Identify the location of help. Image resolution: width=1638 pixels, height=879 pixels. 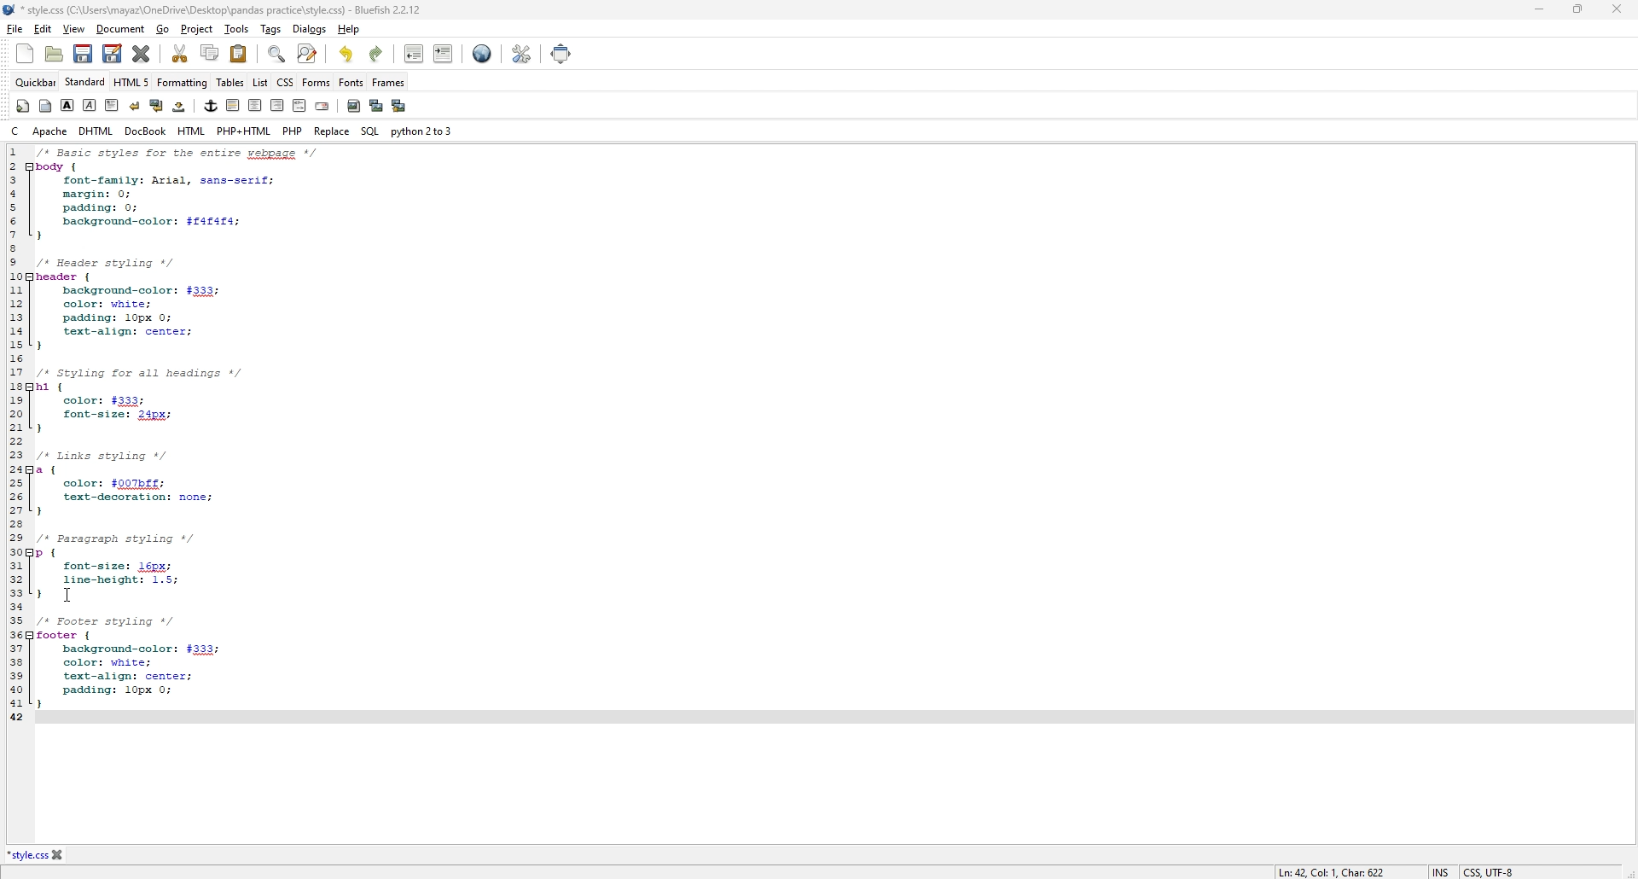
(349, 28).